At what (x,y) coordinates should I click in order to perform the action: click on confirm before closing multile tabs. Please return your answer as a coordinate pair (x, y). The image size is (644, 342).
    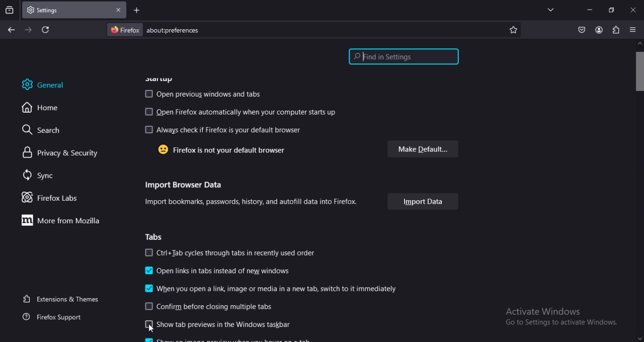
    Looking at the image, I should click on (207, 306).